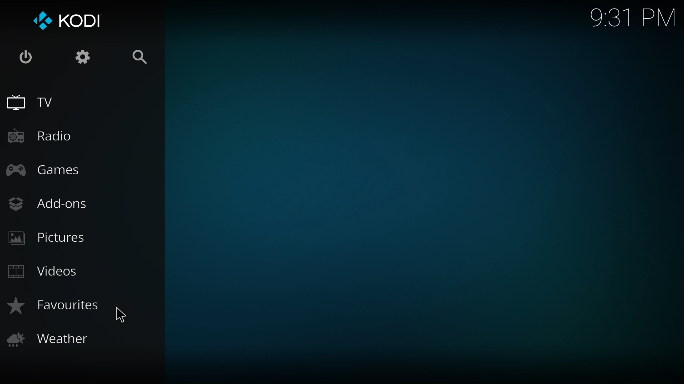 Image resolution: width=684 pixels, height=384 pixels. Describe the element at coordinates (144, 60) in the screenshot. I see `search` at that location.